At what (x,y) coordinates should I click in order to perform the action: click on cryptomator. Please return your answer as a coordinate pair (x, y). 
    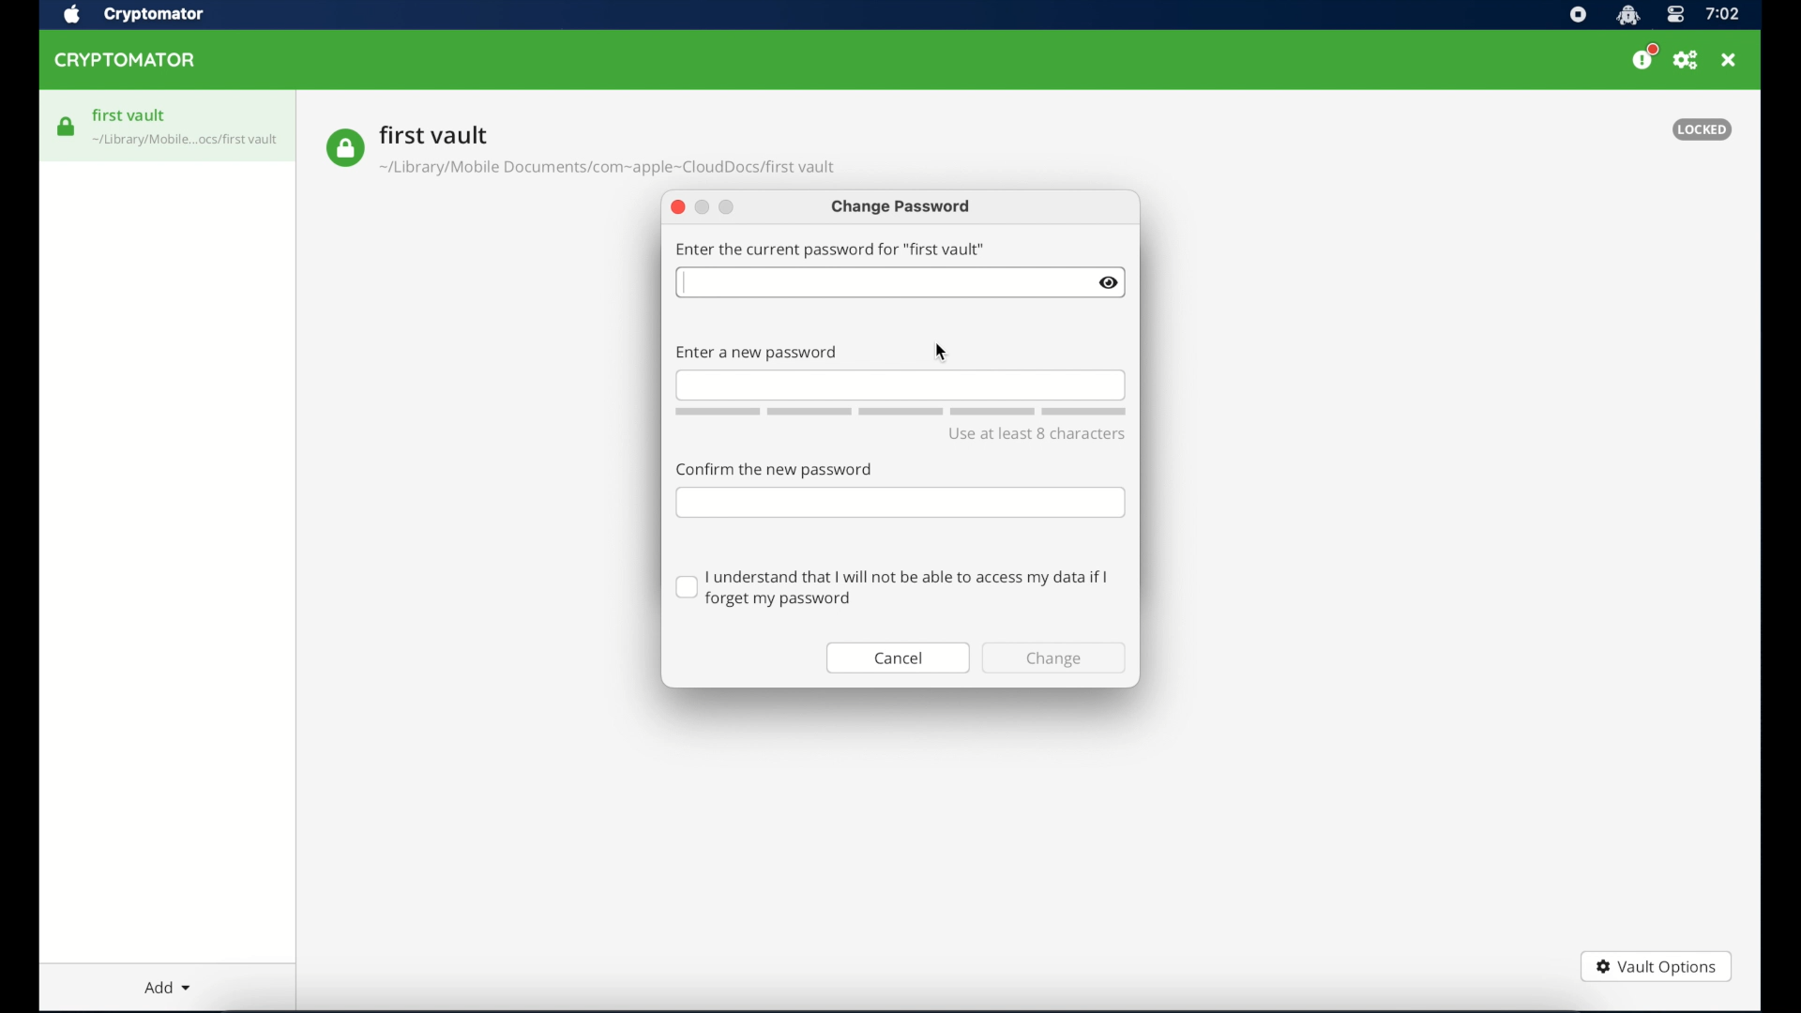
    Looking at the image, I should click on (126, 61).